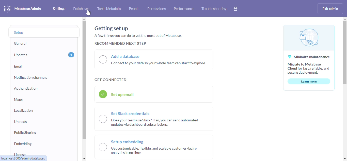 The height and width of the screenshot is (161, 347). What do you see at coordinates (26, 88) in the screenshot?
I see `authentication` at bounding box center [26, 88].